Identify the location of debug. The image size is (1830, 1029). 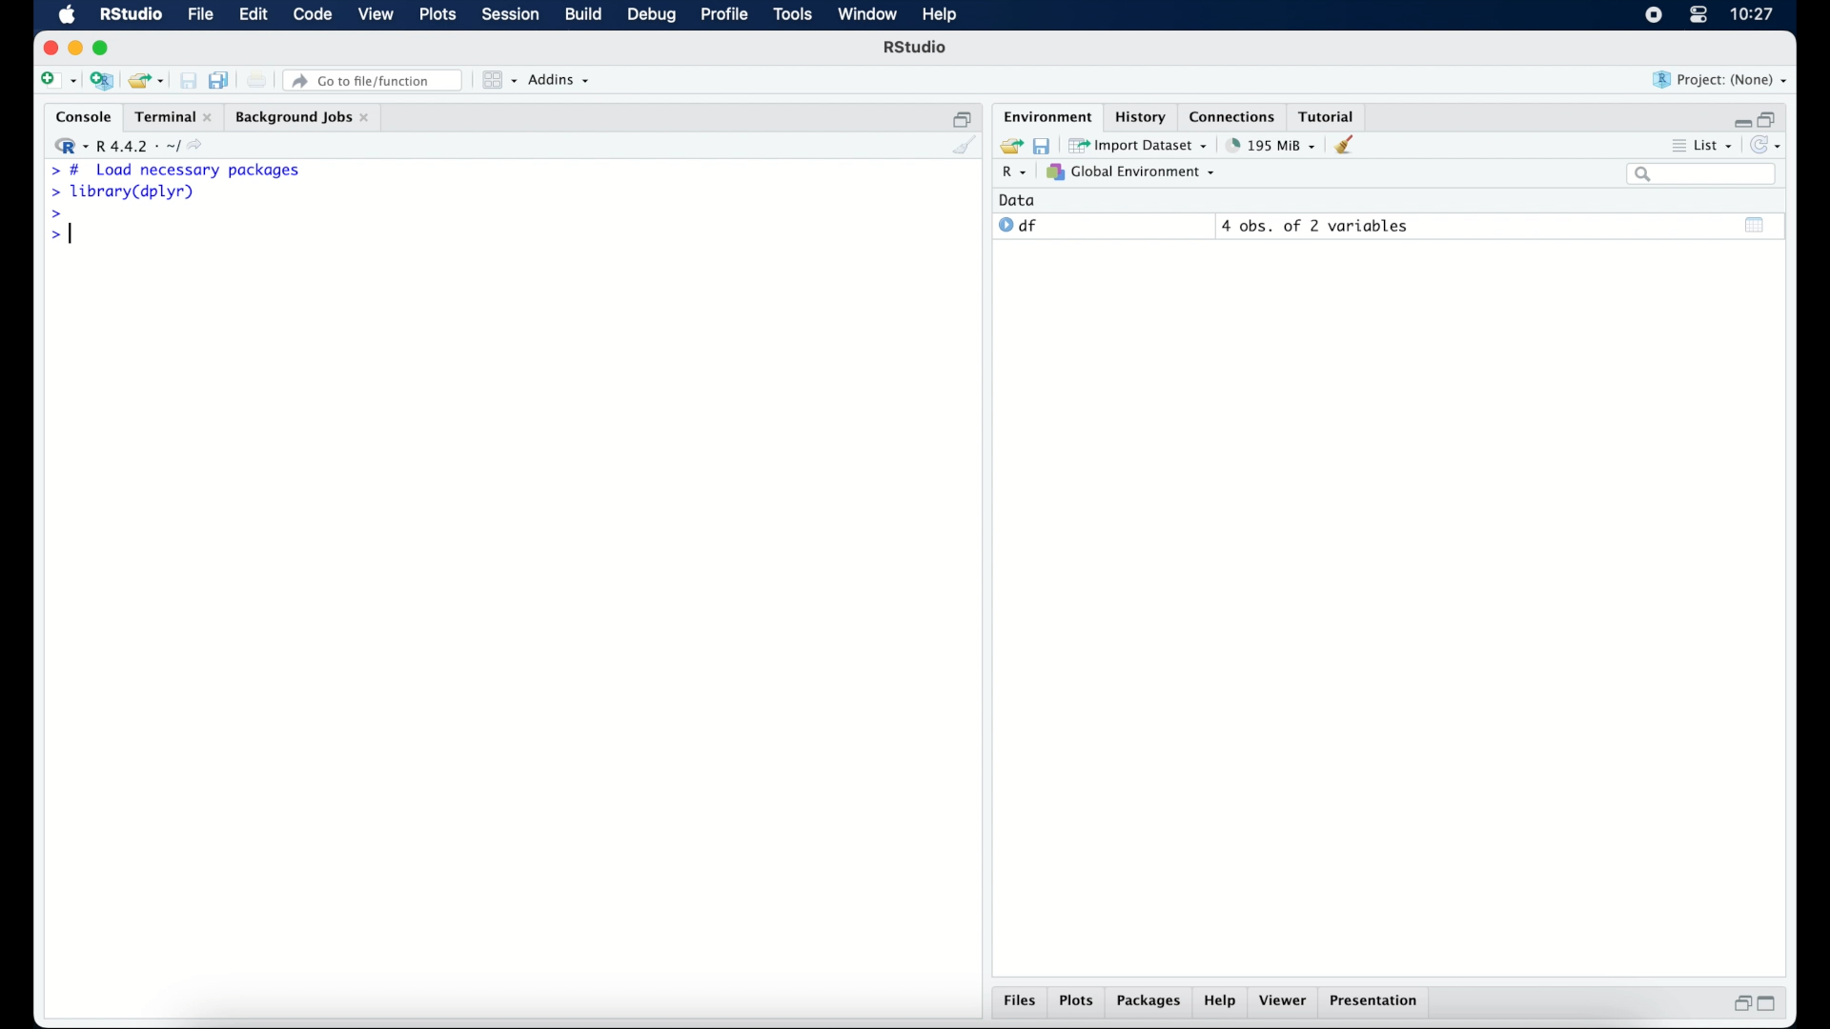
(652, 16).